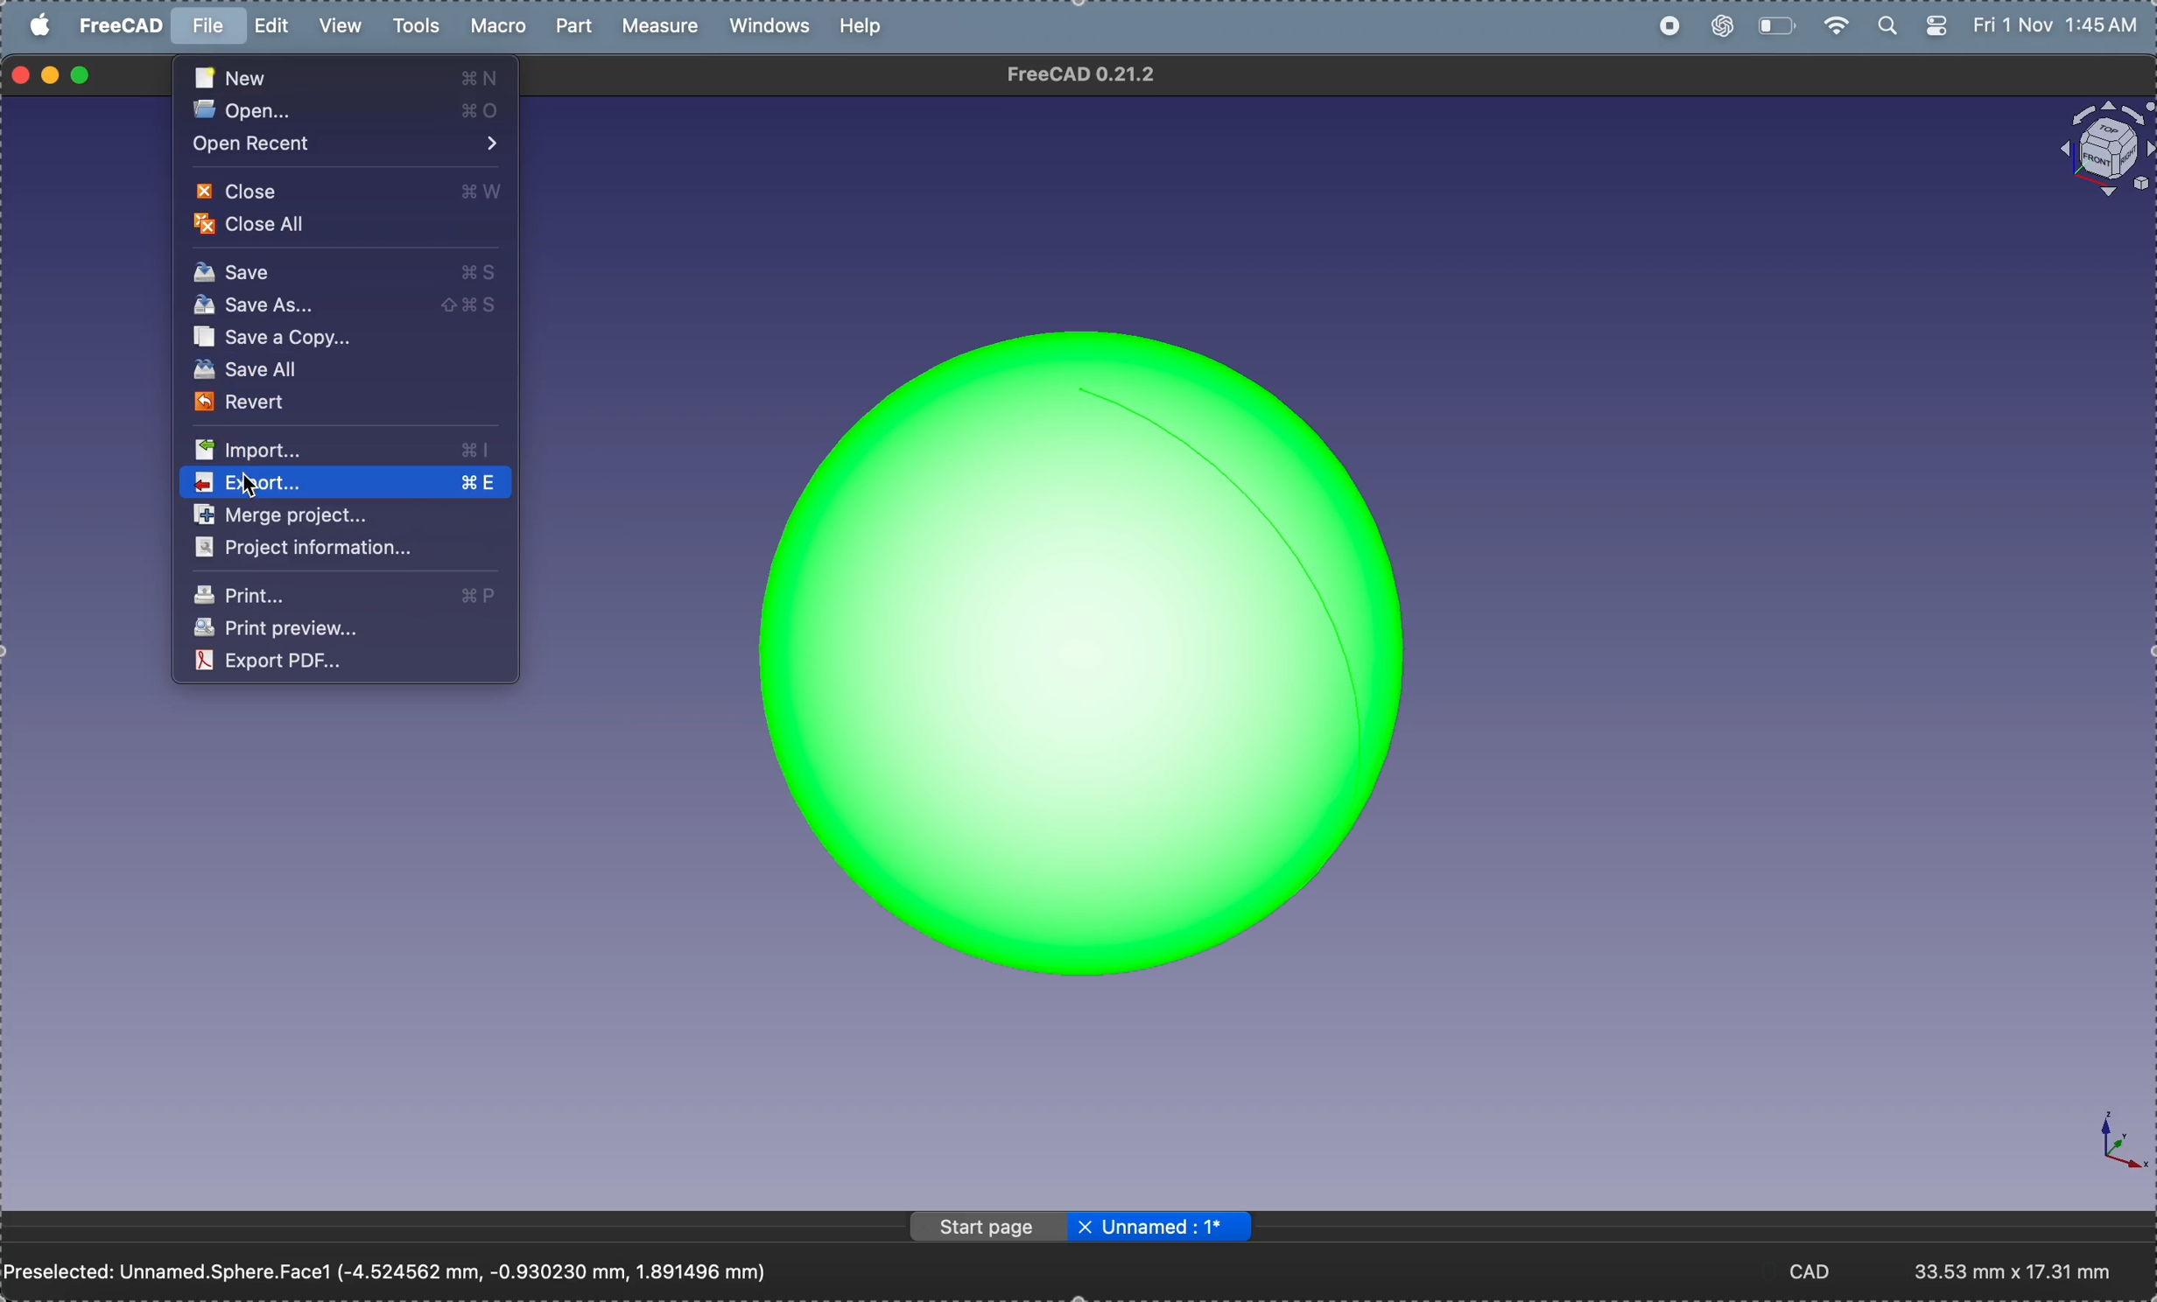  What do you see at coordinates (352, 190) in the screenshot?
I see `close` at bounding box center [352, 190].